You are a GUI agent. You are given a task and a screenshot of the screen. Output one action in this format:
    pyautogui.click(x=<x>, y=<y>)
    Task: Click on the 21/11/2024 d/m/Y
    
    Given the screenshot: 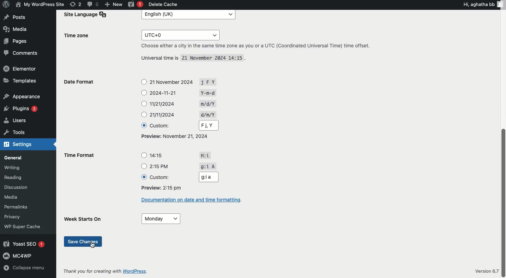 What is the action you would take?
    pyautogui.click(x=184, y=114)
    